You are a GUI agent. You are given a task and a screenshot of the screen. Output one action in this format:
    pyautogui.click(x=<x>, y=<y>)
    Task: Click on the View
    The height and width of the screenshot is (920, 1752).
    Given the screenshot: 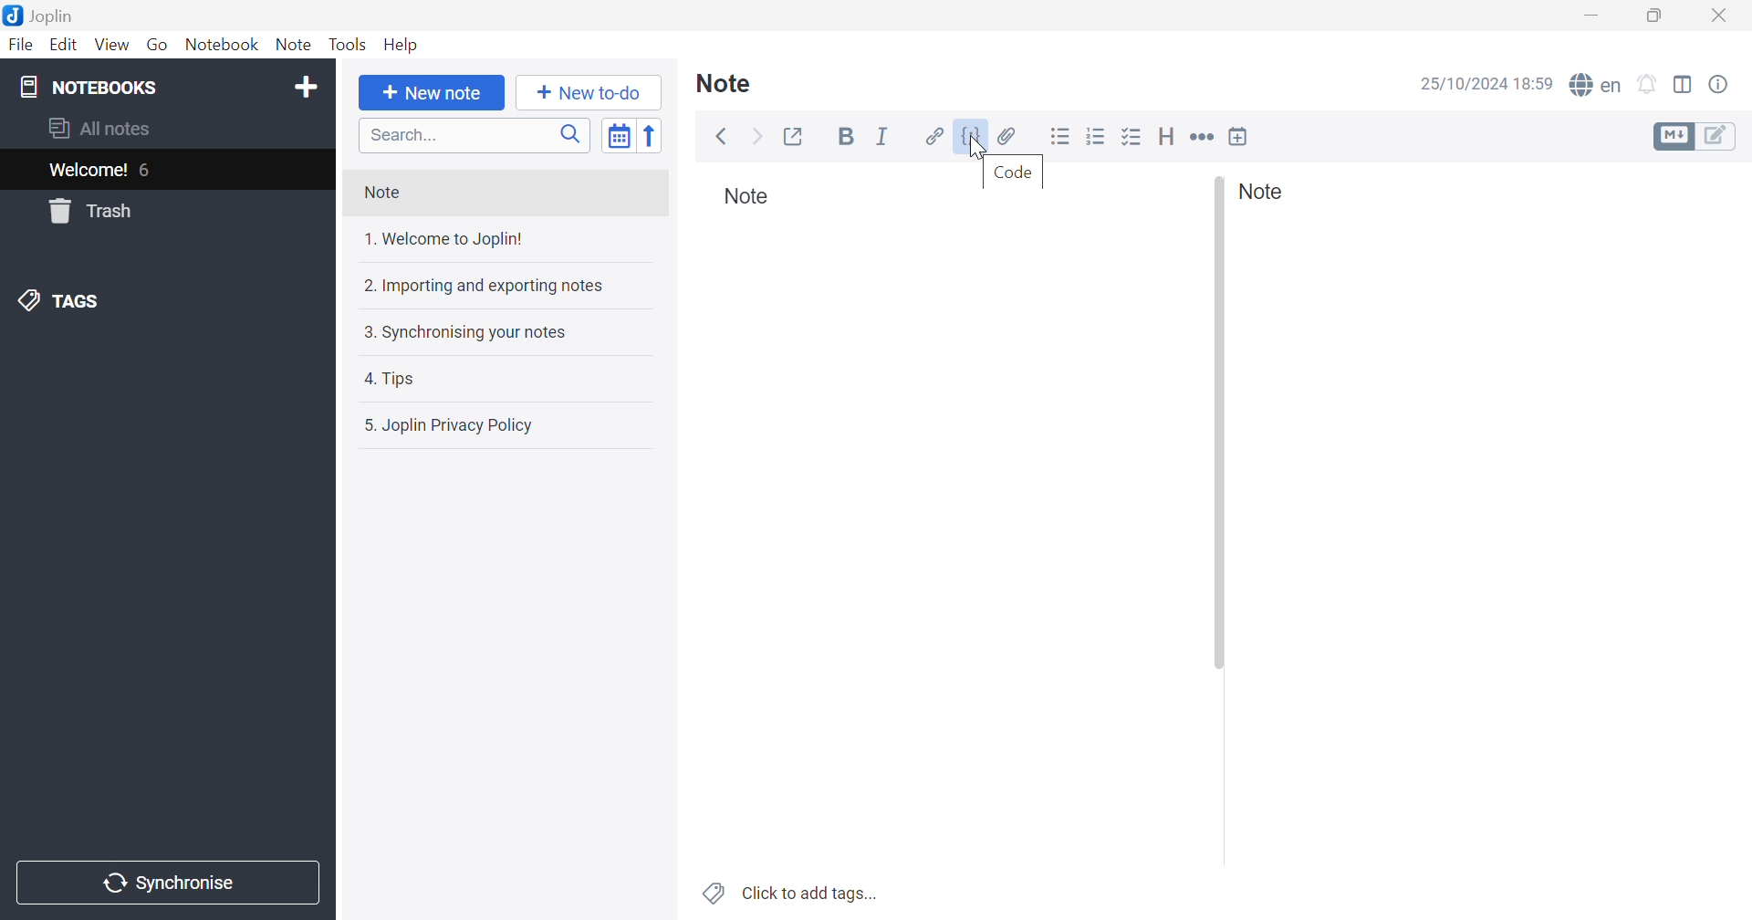 What is the action you would take?
    pyautogui.click(x=109, y=44)
    